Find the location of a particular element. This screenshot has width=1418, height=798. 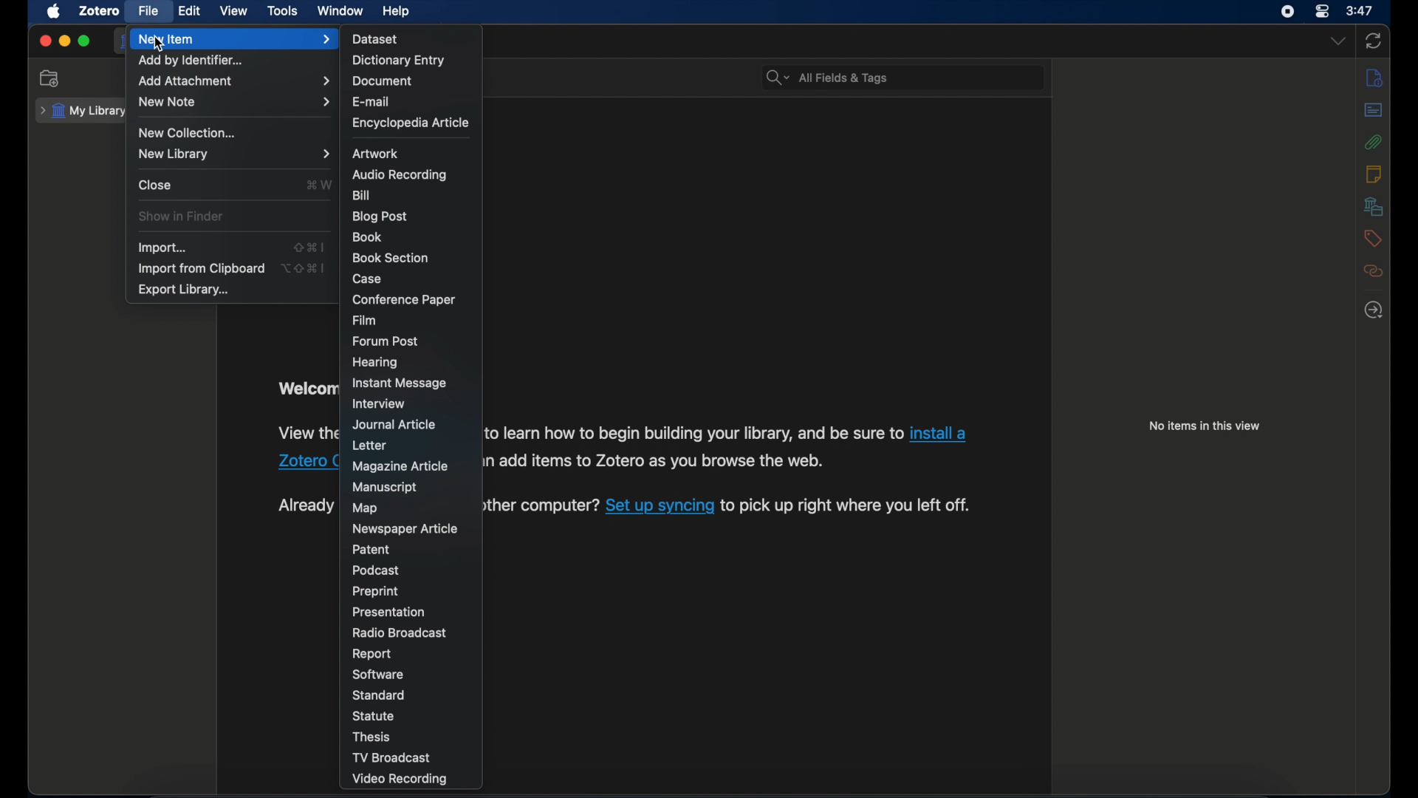

text is located at coordinates (658, 460).